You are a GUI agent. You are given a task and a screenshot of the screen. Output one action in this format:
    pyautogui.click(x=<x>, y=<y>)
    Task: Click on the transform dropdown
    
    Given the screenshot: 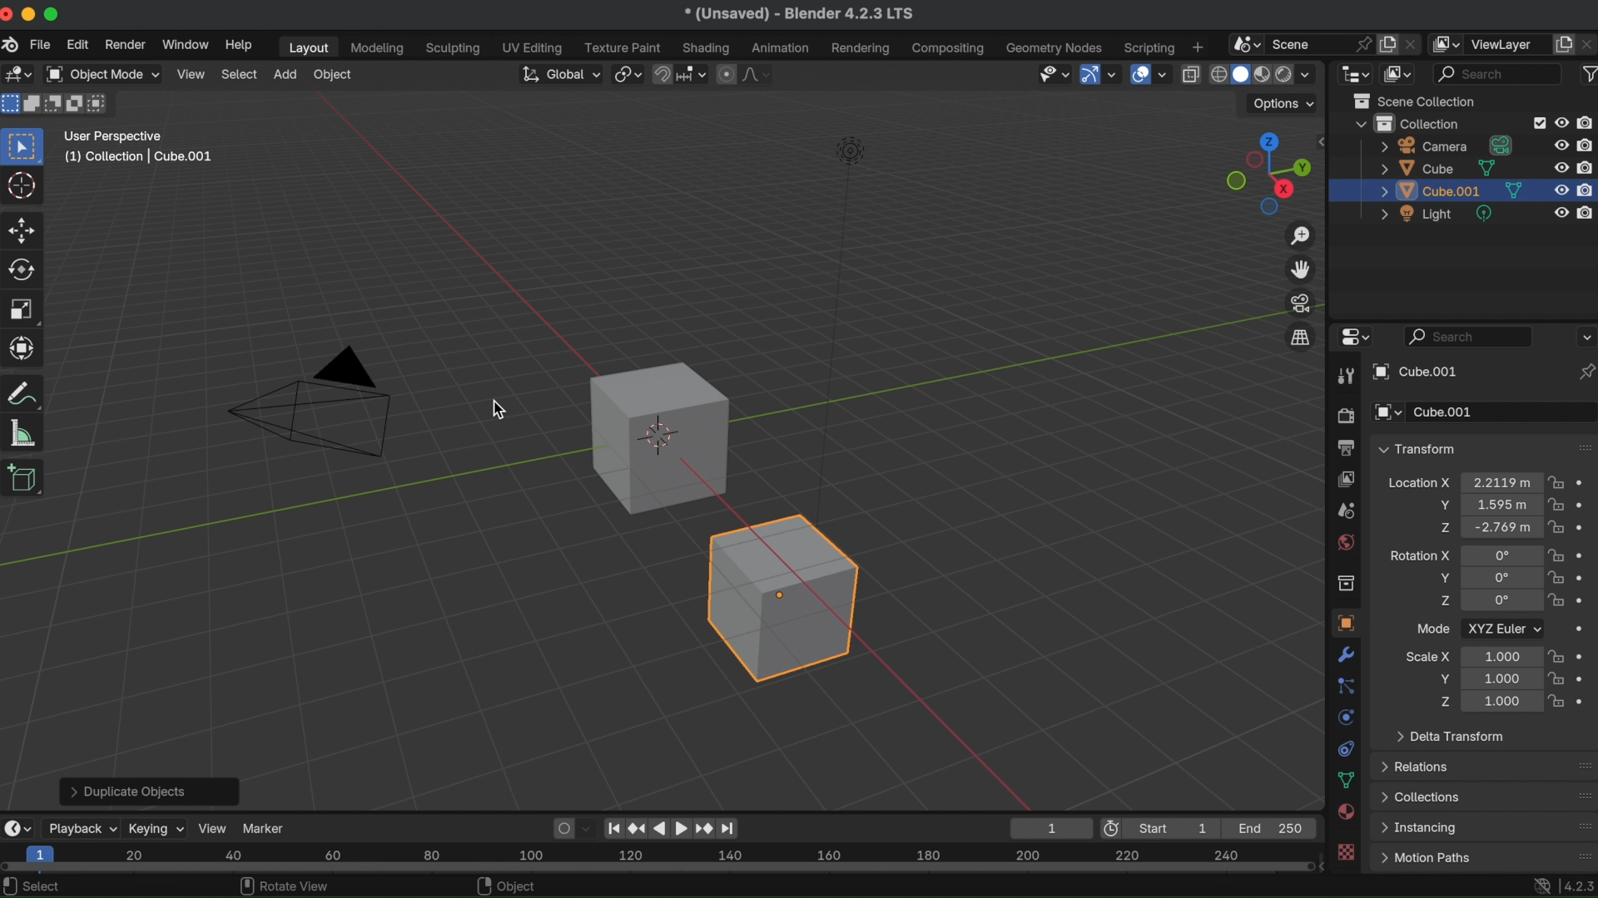 What is the action you would take?
    pyautogui.click(x=1417, y=449)
    